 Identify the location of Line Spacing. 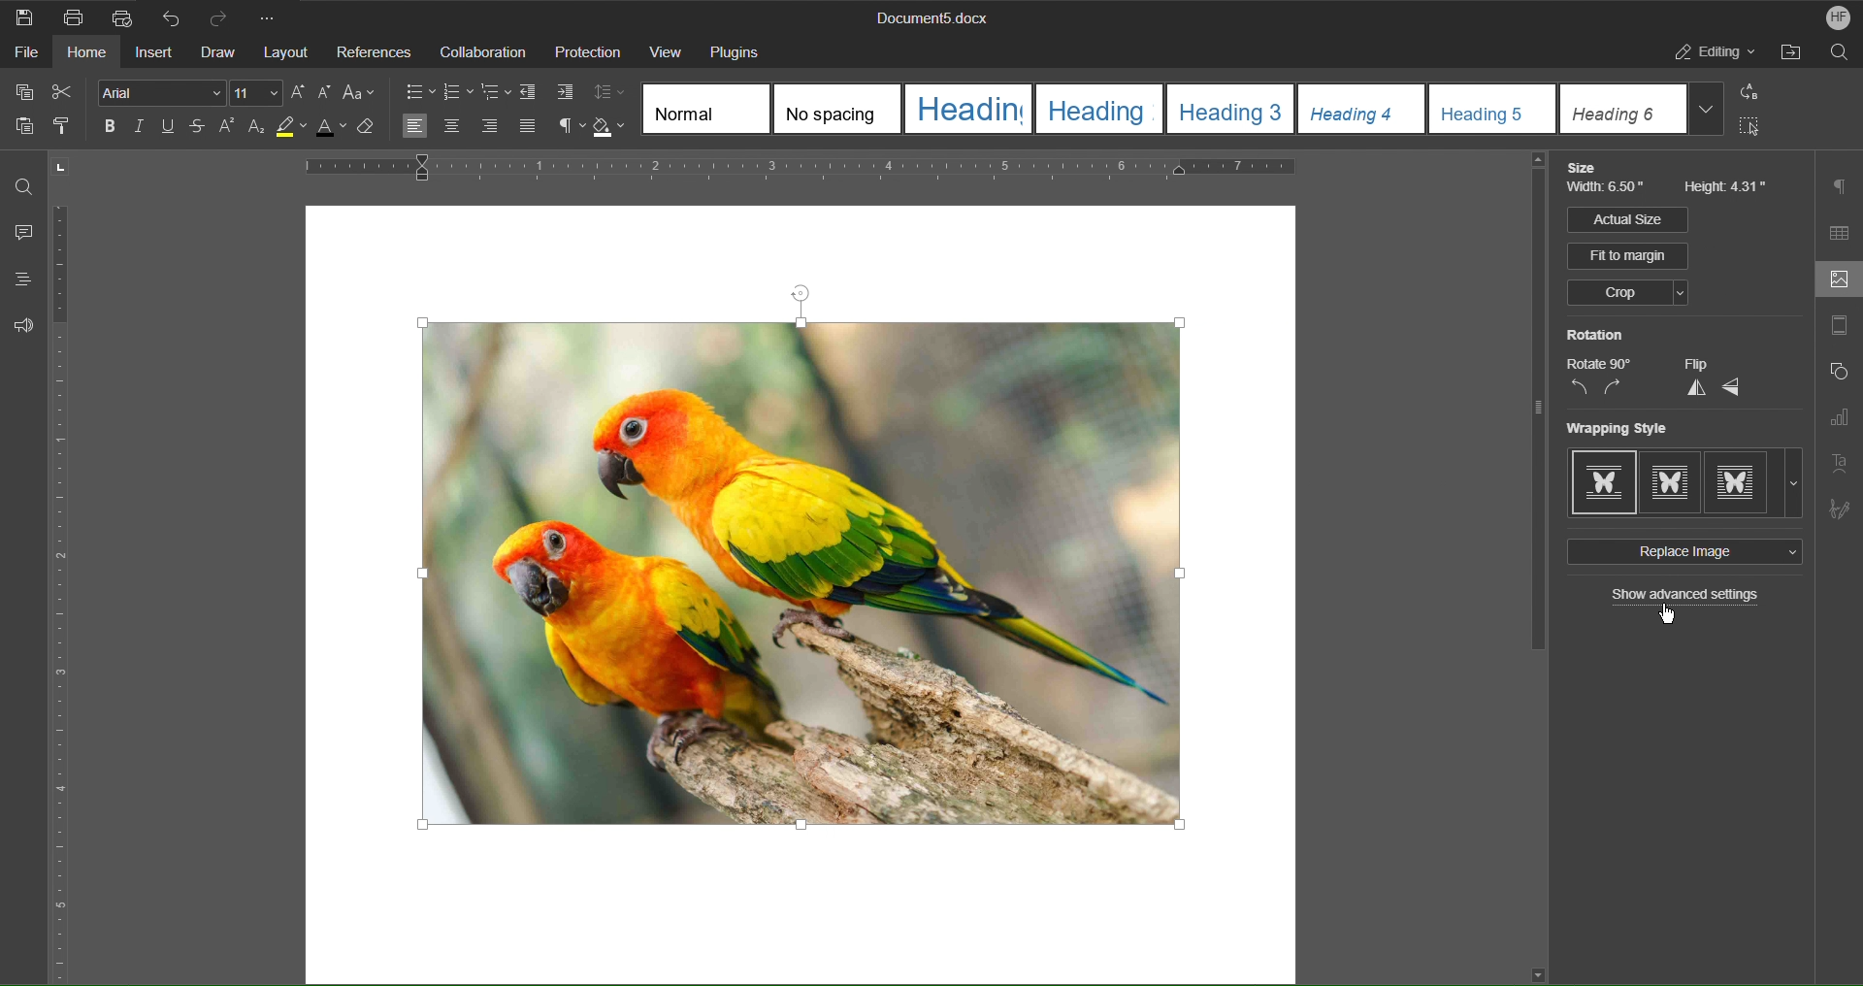
(612, 93).